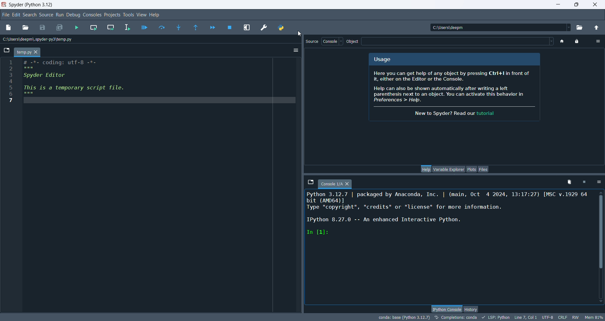  What do you see at coordinates (457, 42) in the screenshot?
I see `blank space` at bounding box center [457, 42].